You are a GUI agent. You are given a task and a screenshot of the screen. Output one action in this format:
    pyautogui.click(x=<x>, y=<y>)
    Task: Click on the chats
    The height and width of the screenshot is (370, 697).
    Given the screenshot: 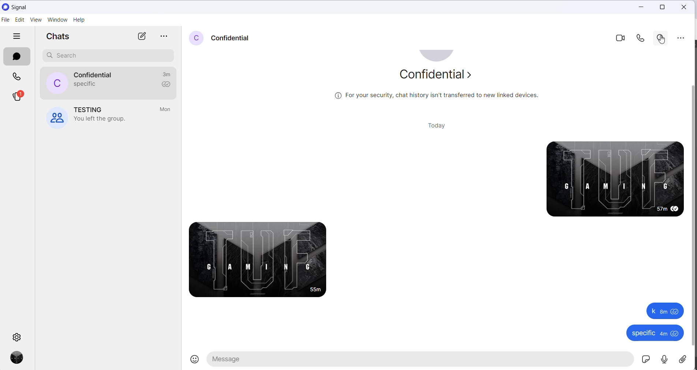 What is the action you would take?
    pyautogui.click(x=16, y=56)
    